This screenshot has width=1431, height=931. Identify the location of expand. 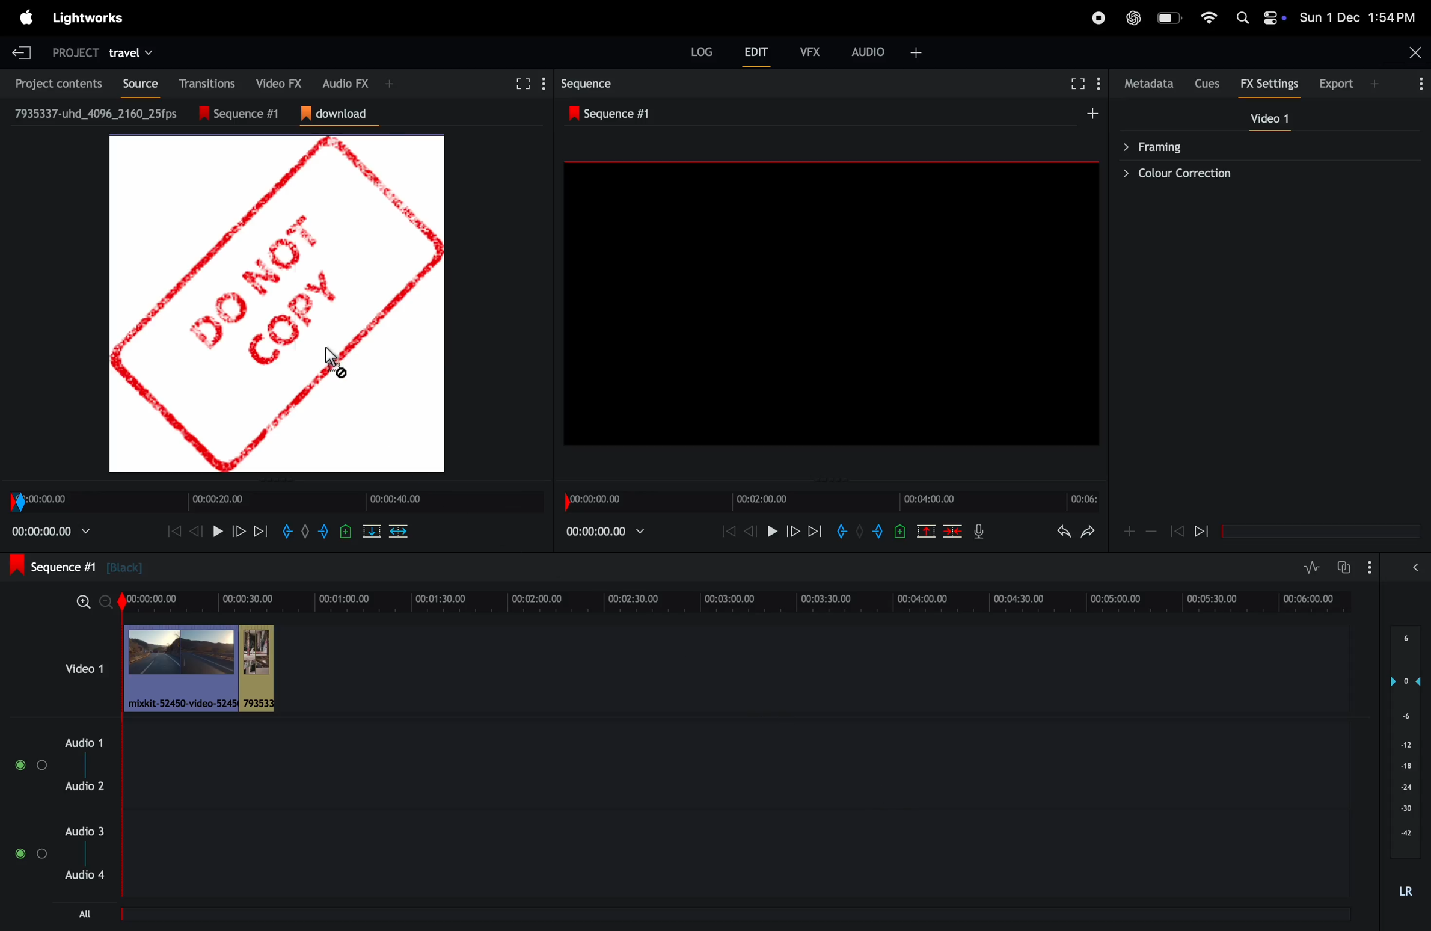
(1415, 567).